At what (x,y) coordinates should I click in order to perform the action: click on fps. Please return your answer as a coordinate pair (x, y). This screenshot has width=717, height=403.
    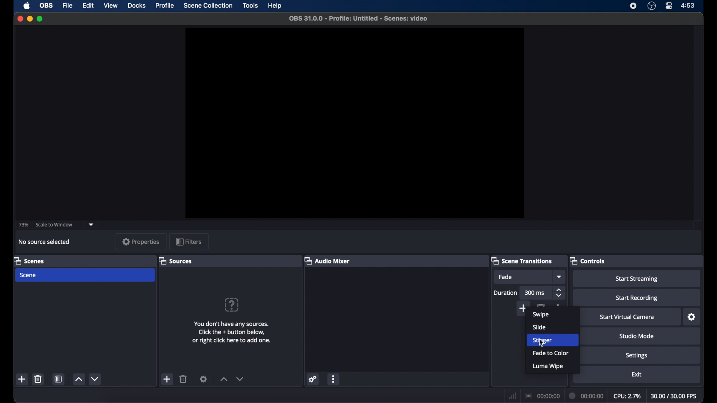
    Looking at the image, I should click on (674, 396).